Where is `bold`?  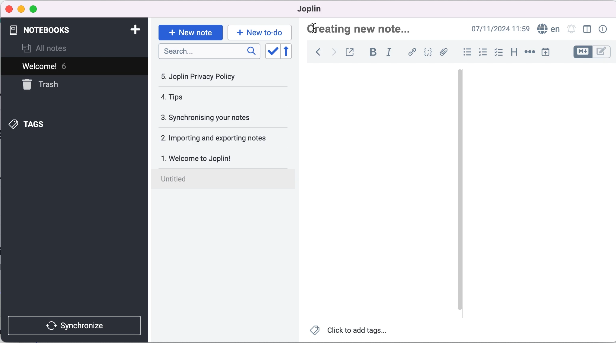 bold is located at coordinates (373, 52).